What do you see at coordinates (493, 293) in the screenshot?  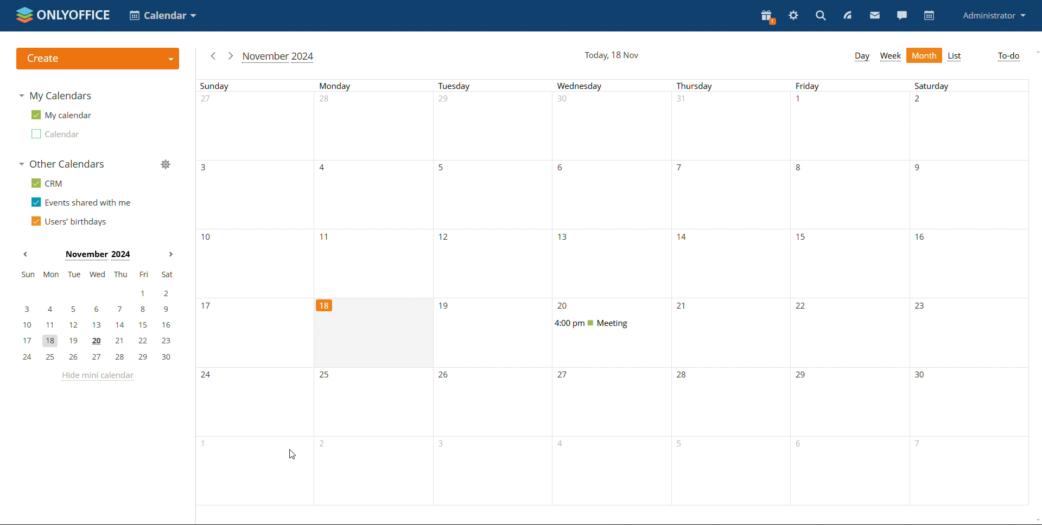 I see `tuesdays` at bounding box center [493, 293].